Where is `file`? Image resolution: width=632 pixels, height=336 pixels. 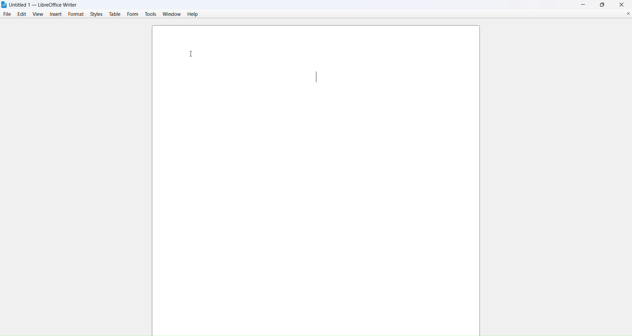 file is located at coordinates (7, 14).